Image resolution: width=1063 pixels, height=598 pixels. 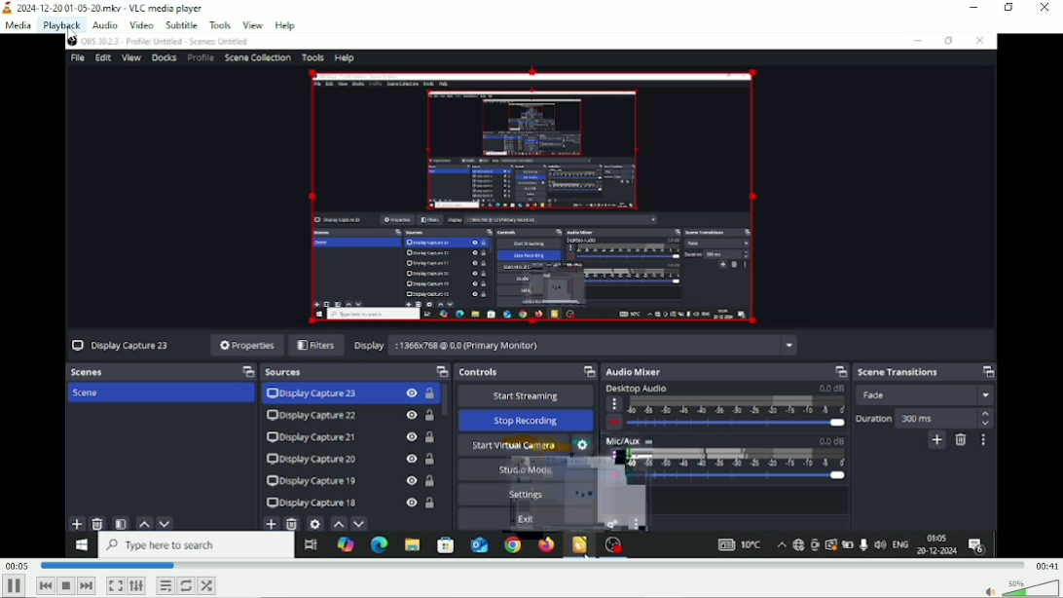 I want to click on  Volume, so click(x=1019, y=587).